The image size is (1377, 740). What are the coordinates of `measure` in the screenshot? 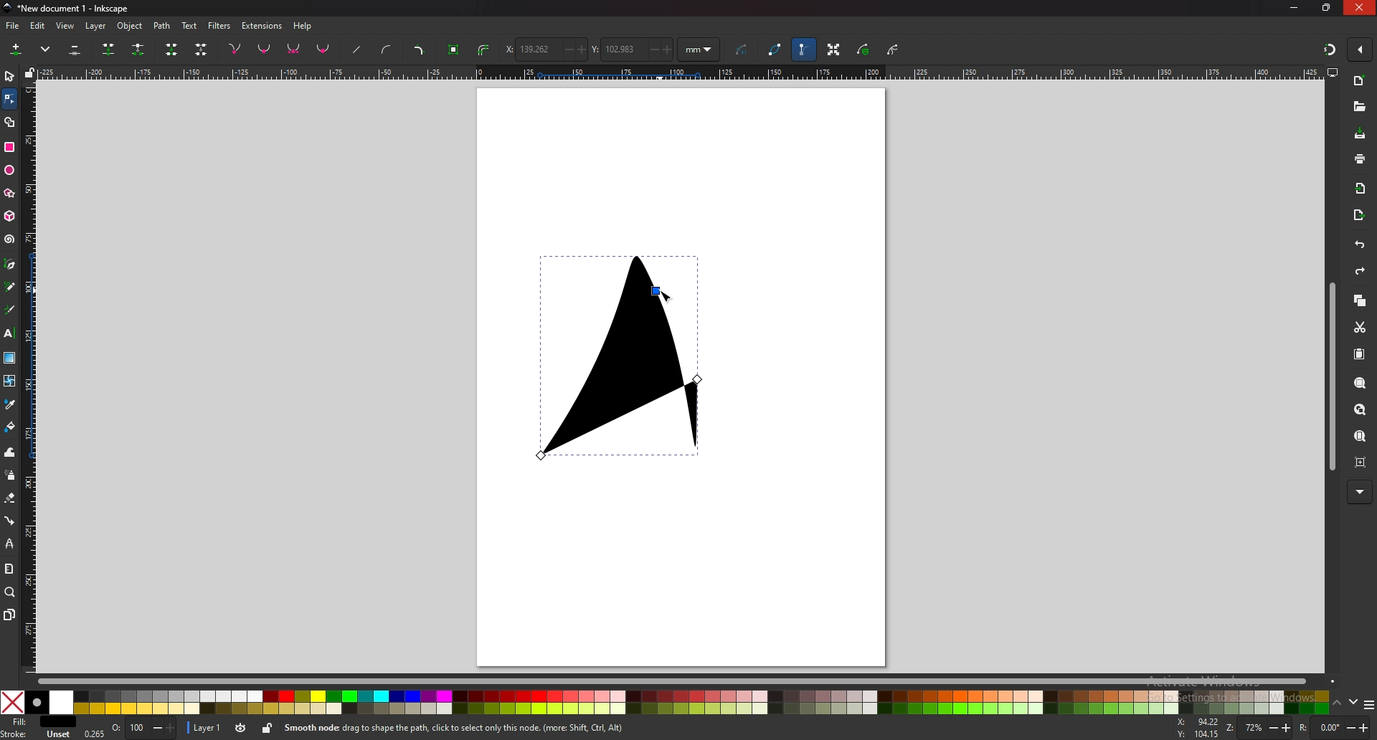 It's located at (9, 569).